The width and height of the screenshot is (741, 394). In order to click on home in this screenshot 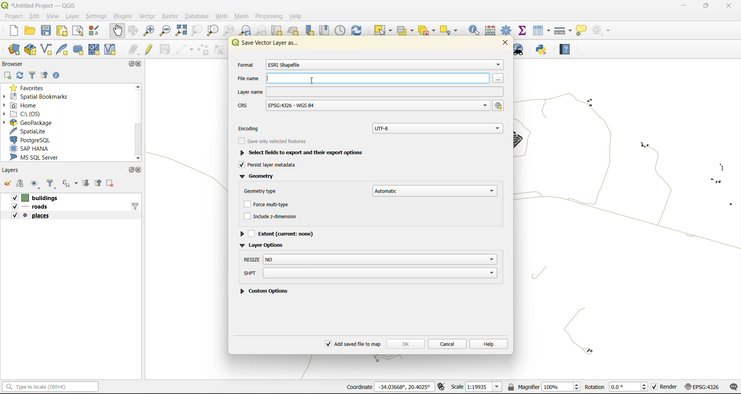, I will do `click(29, 105)`.